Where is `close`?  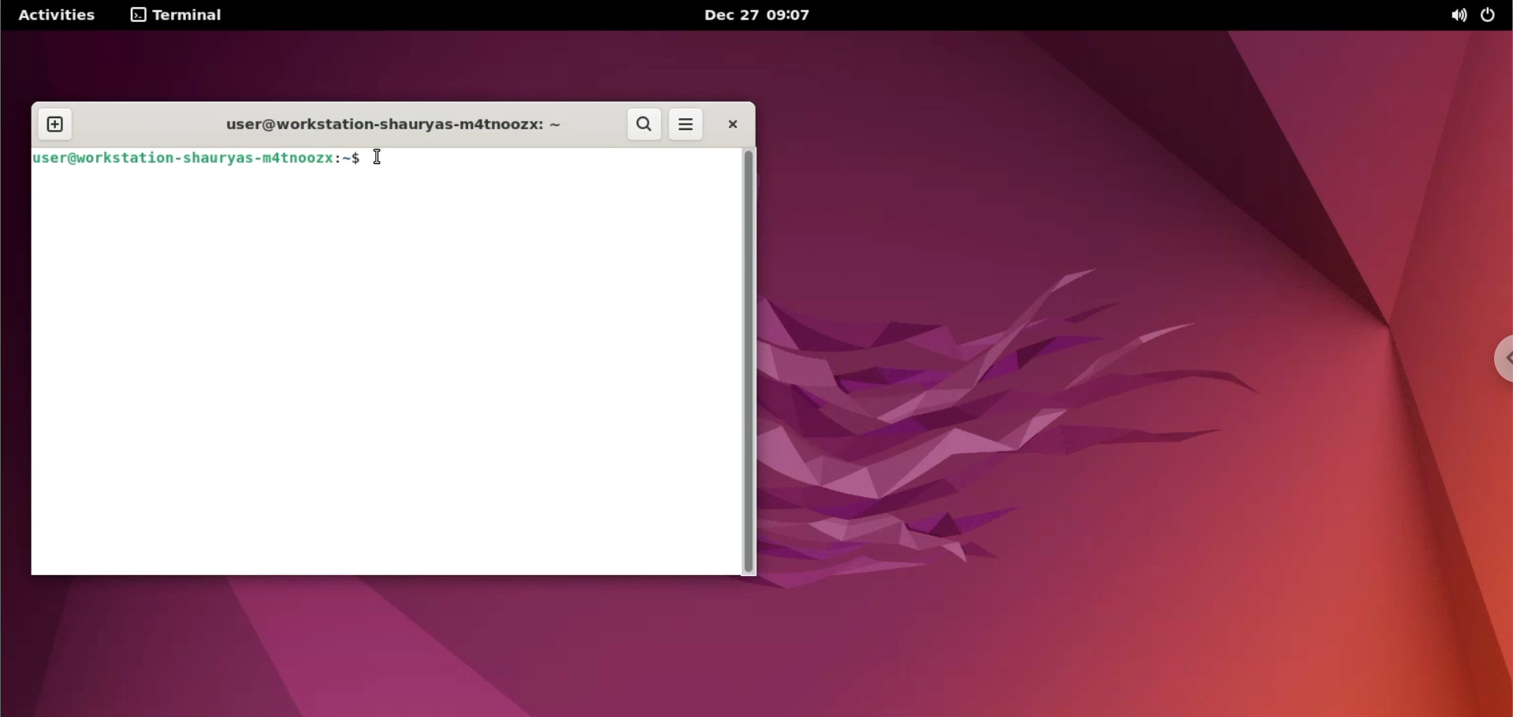 close is located at coordinates (730, 124).